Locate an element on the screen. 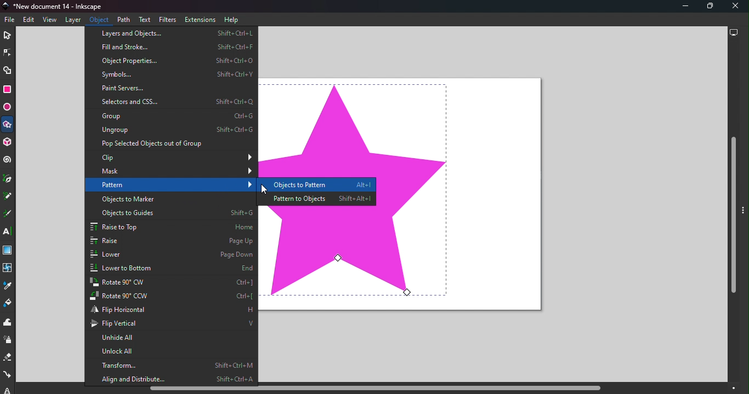 Image resolution: width=749 pixels, height=394 pixels. Connector tool is located at coordinates (7, 376).